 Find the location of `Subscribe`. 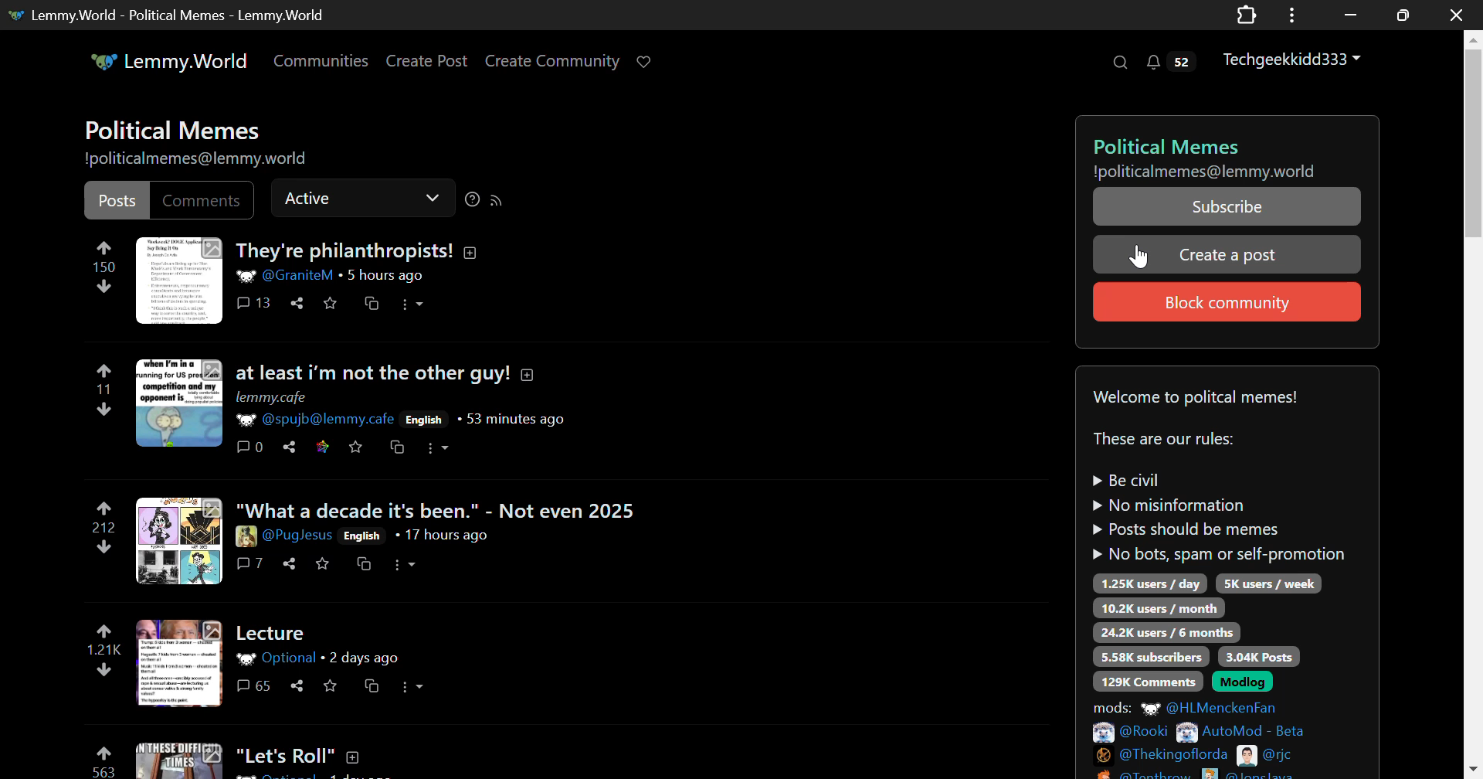

Subscribe is located at coordinates (1224, 206).